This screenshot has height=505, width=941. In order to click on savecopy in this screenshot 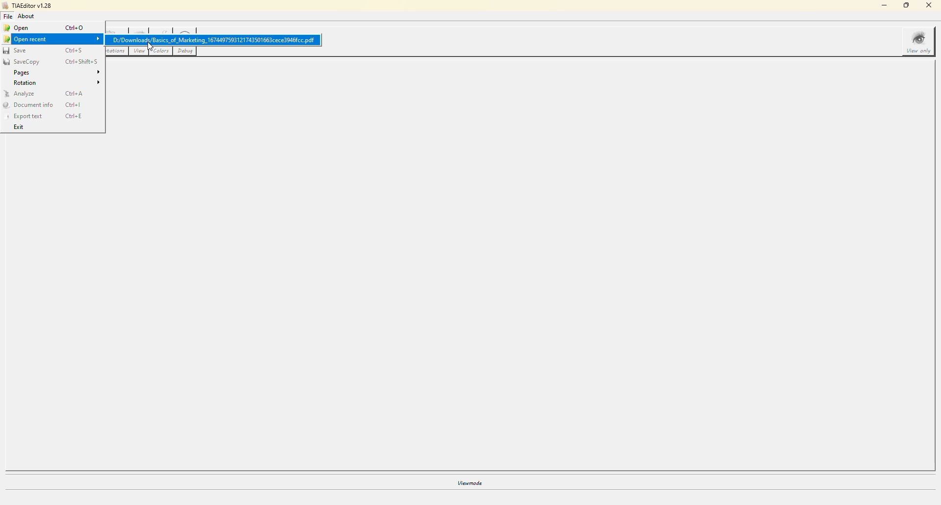, I will do `click(21, 62)`.